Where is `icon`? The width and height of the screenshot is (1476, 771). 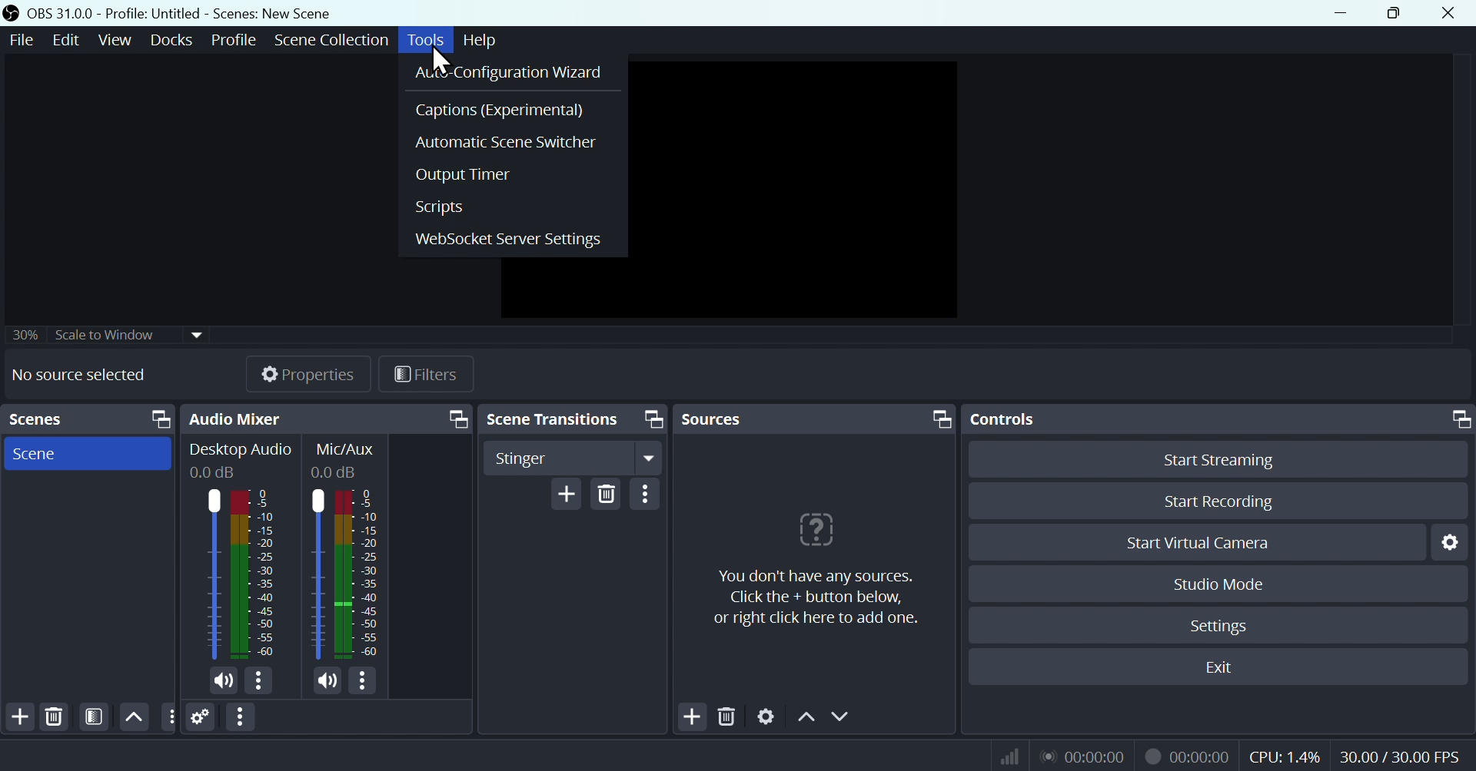
icon is located at coordinates (813, 528).